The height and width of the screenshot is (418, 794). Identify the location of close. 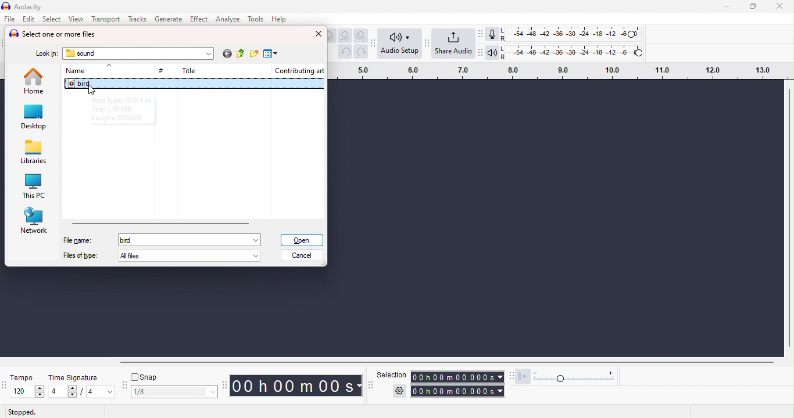
(319, 34).